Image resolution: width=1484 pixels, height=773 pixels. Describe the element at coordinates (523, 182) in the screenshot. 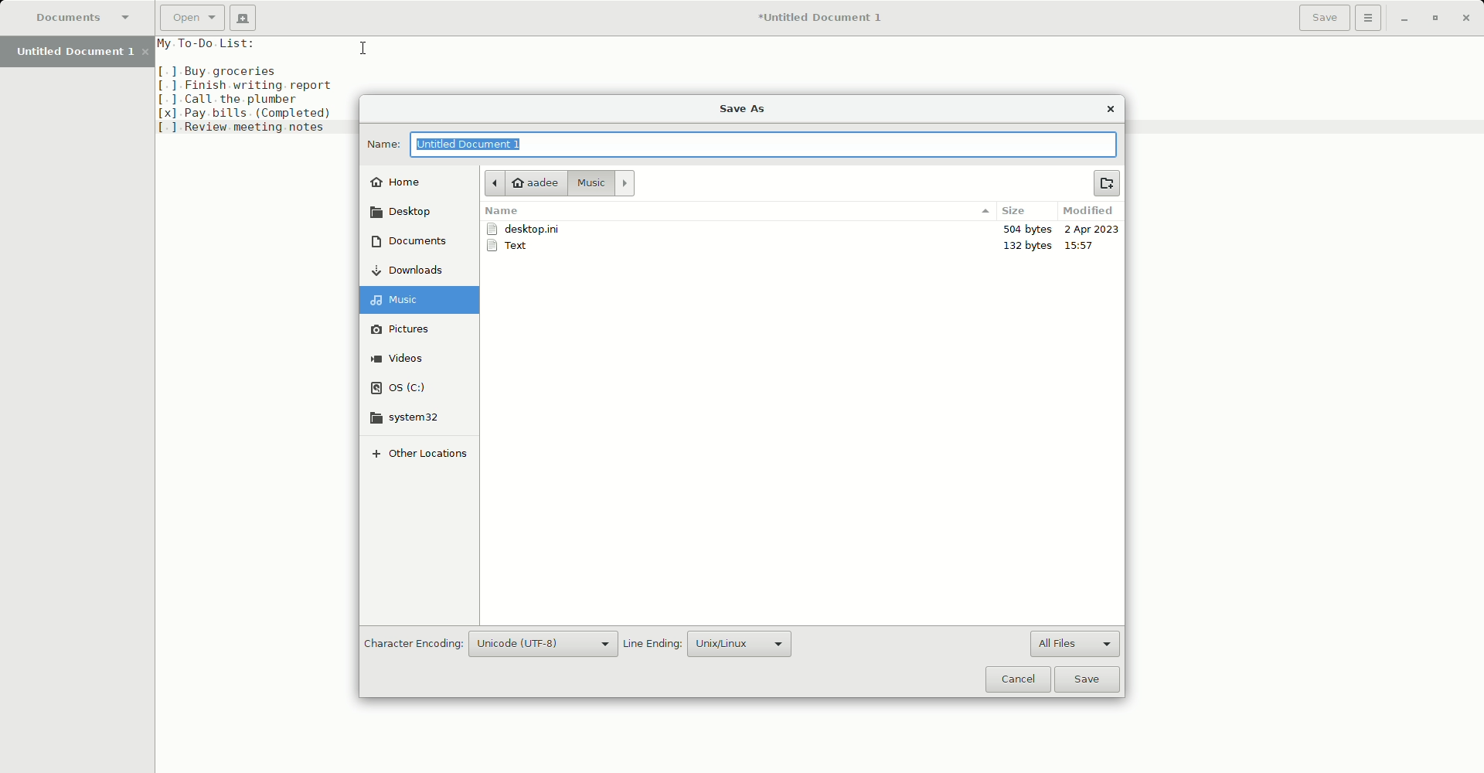

I see `aadee` at that location.